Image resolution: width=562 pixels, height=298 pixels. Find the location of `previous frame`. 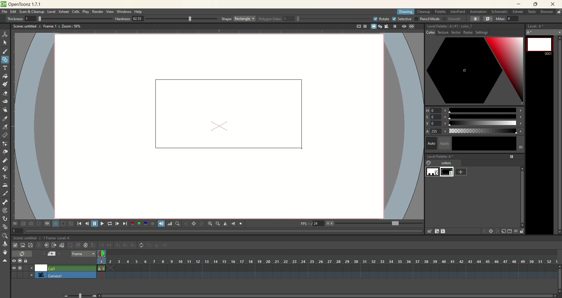

previous frame is located at coordinates (86, 223).